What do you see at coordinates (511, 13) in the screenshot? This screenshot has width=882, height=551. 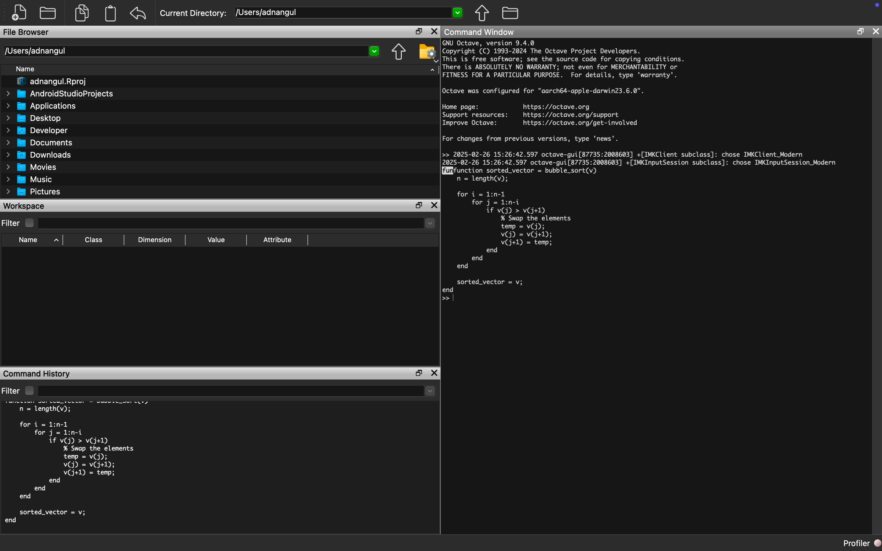 I see `Folder` at bounding box center [511, 13].